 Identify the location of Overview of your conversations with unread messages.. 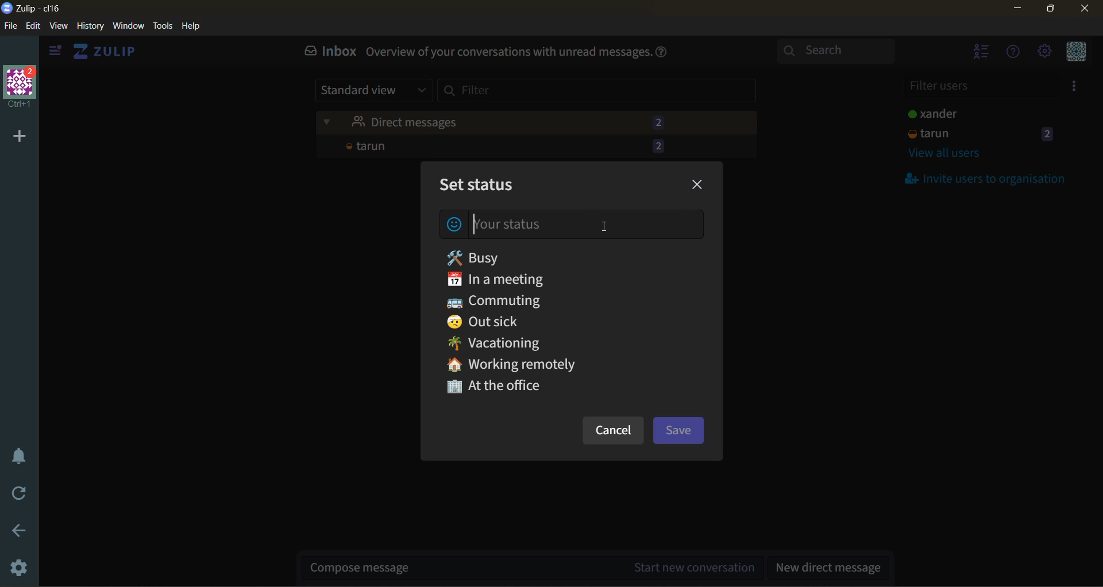
(508, 53).